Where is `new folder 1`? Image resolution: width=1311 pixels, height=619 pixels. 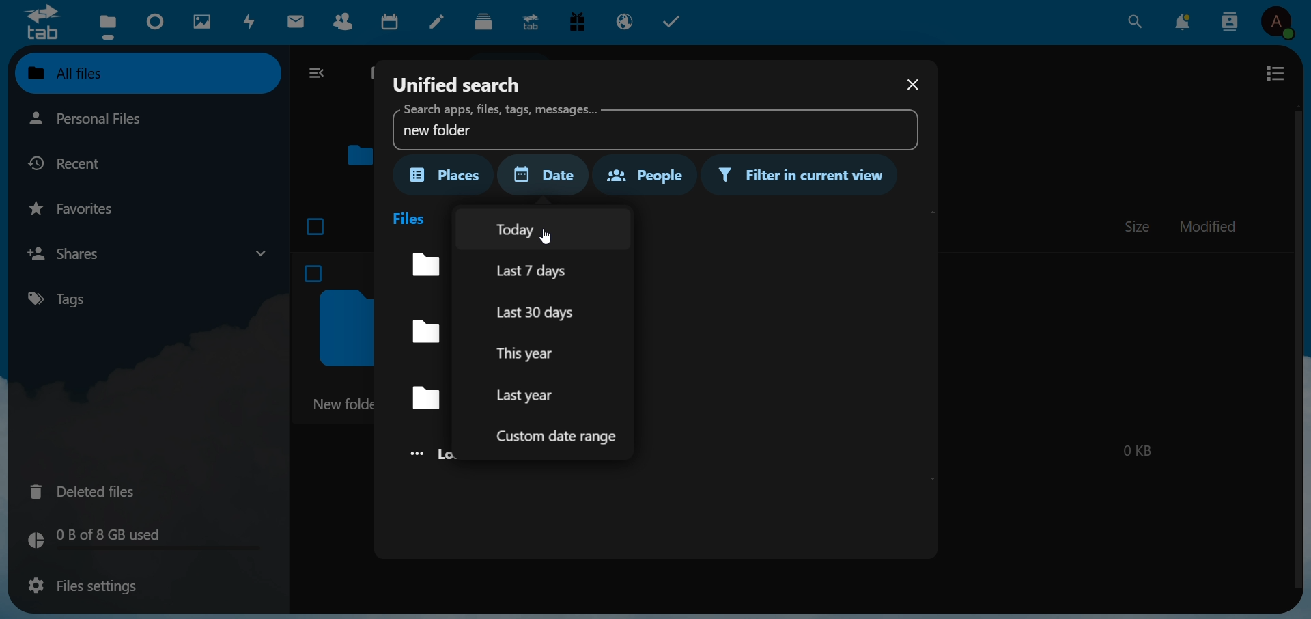
new folder 1 is located at coordinates (423, 333).